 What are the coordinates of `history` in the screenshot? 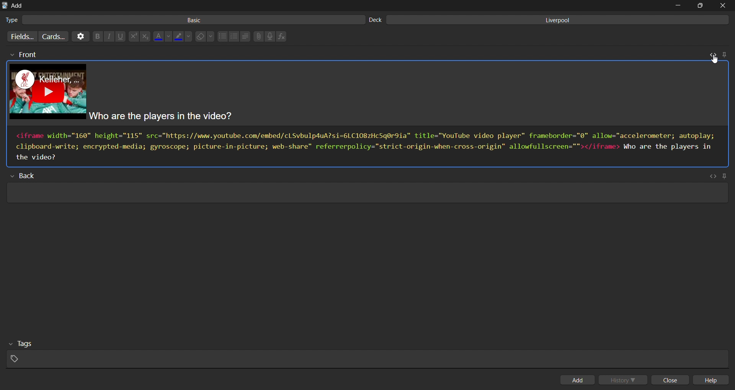 It's located at (625, 379).